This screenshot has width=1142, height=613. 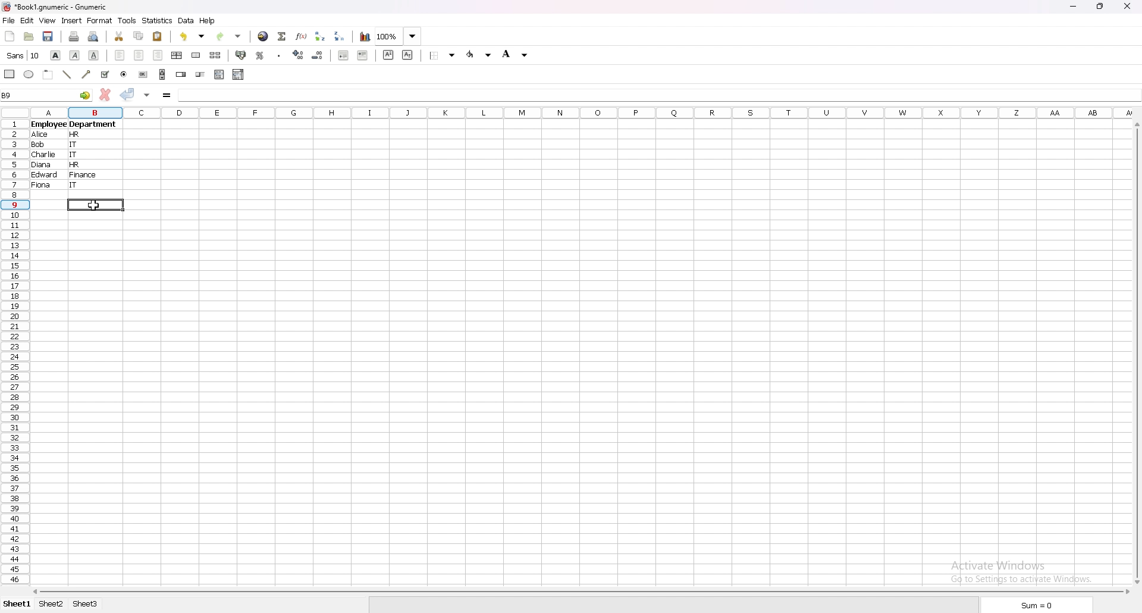 I want to click on data, so click(x=187, y=20).